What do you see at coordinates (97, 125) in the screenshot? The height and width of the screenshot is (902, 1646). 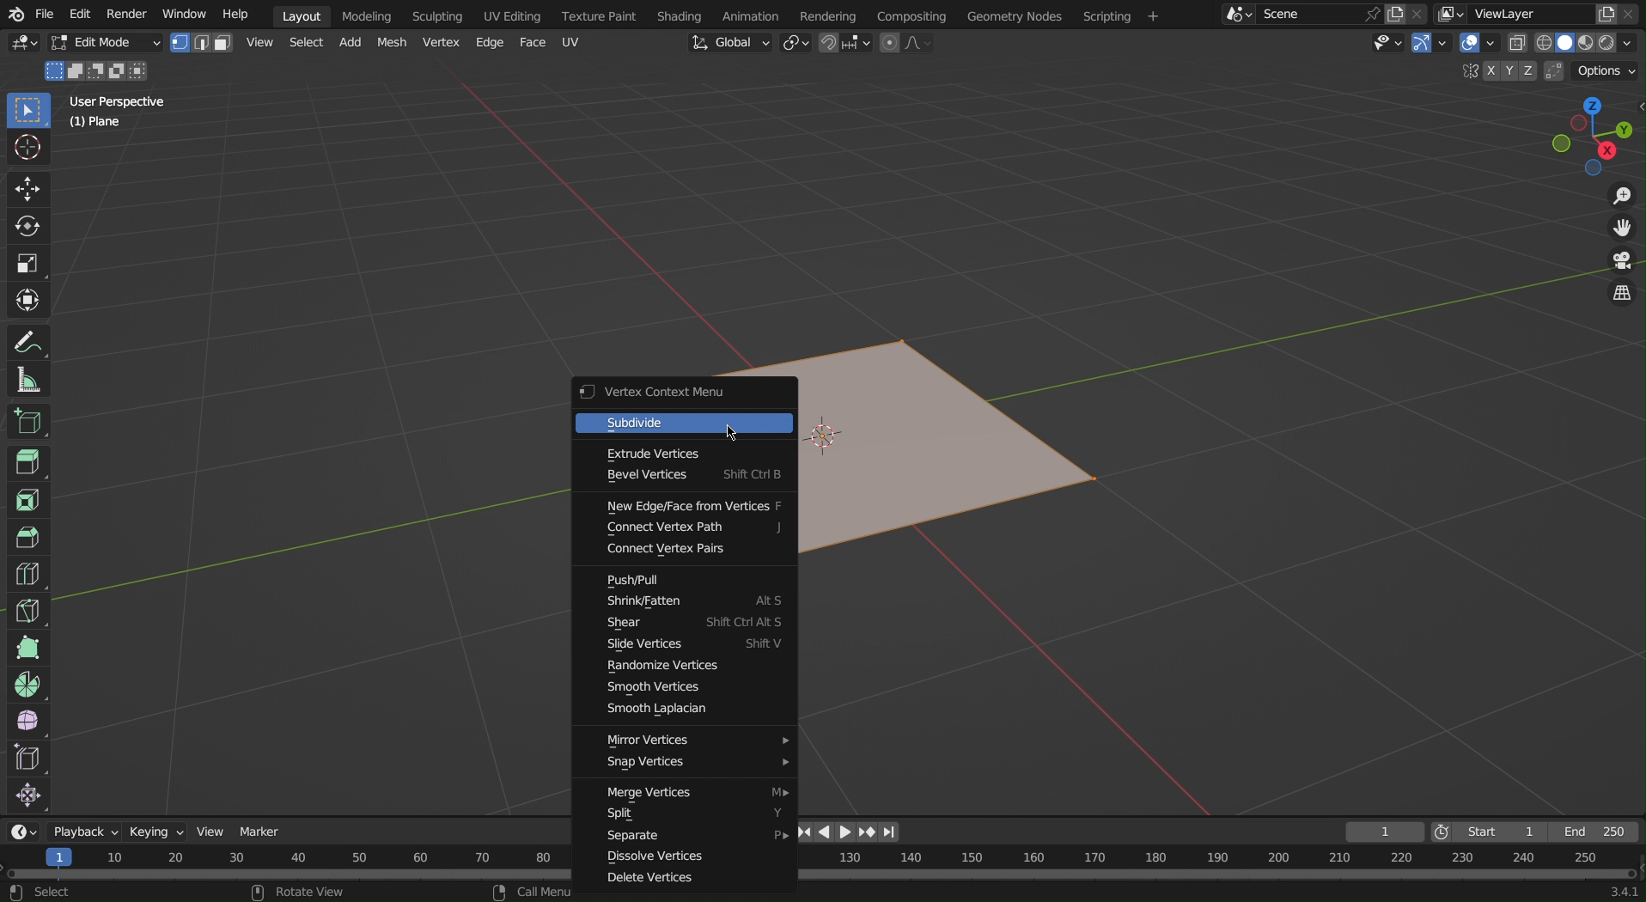 I see `Plane` at bounding box center [97, 125].